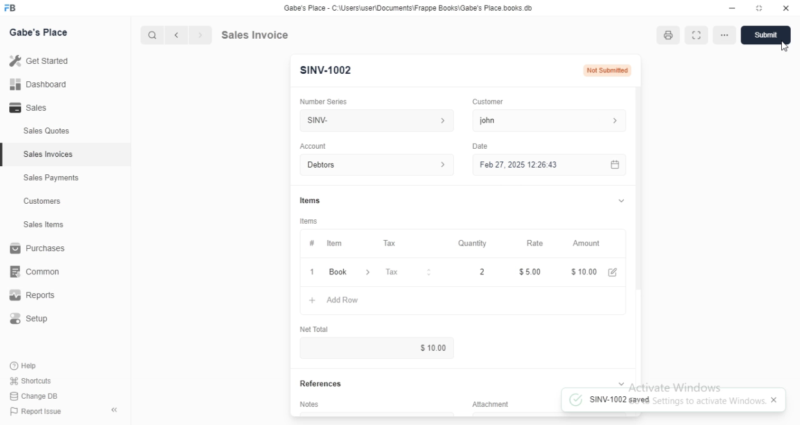 The width and height of the screenshot is (800, 425). I want to click on Quantity, so click(472, 242).